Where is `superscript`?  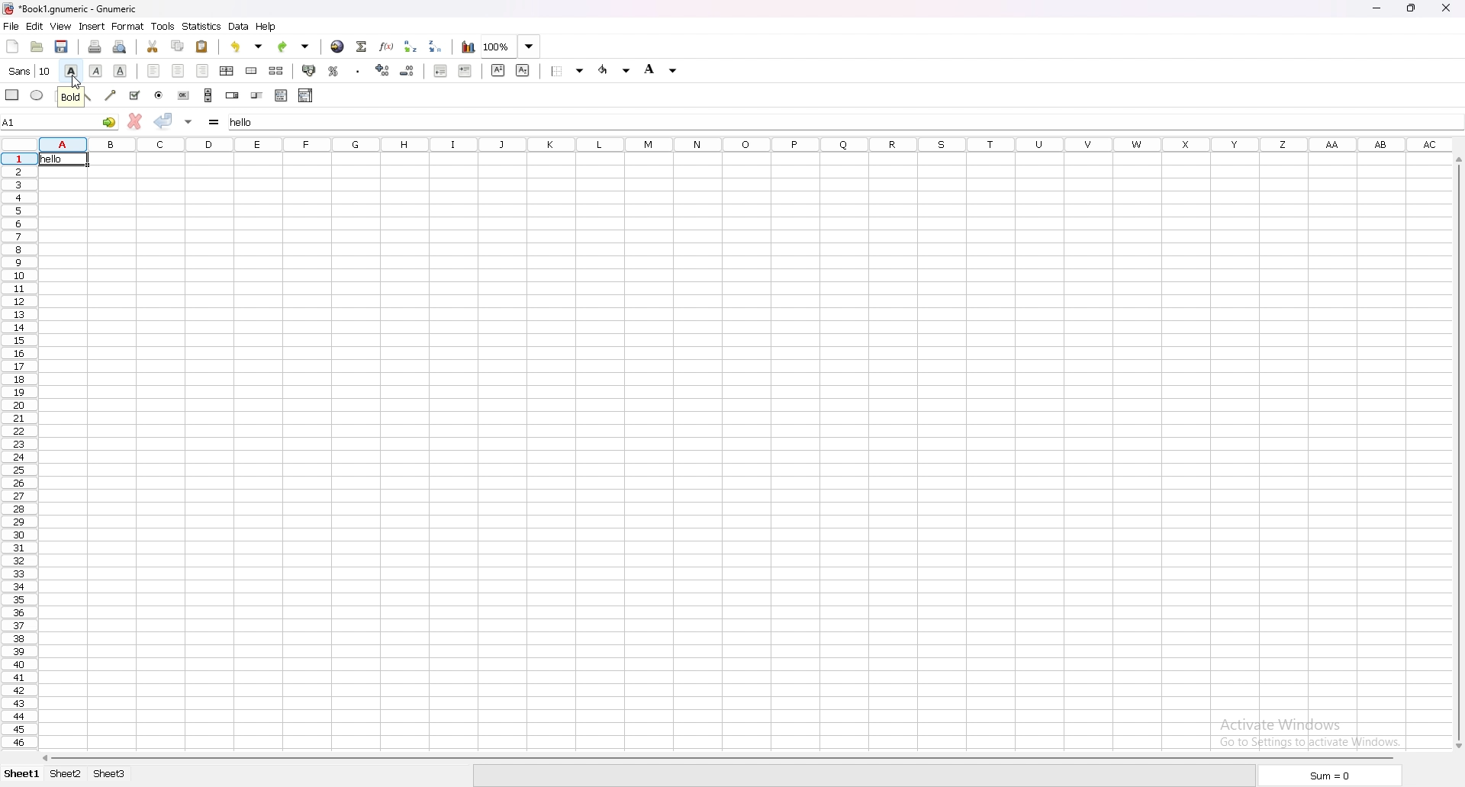 superscript is located at coordinates (498, 71).